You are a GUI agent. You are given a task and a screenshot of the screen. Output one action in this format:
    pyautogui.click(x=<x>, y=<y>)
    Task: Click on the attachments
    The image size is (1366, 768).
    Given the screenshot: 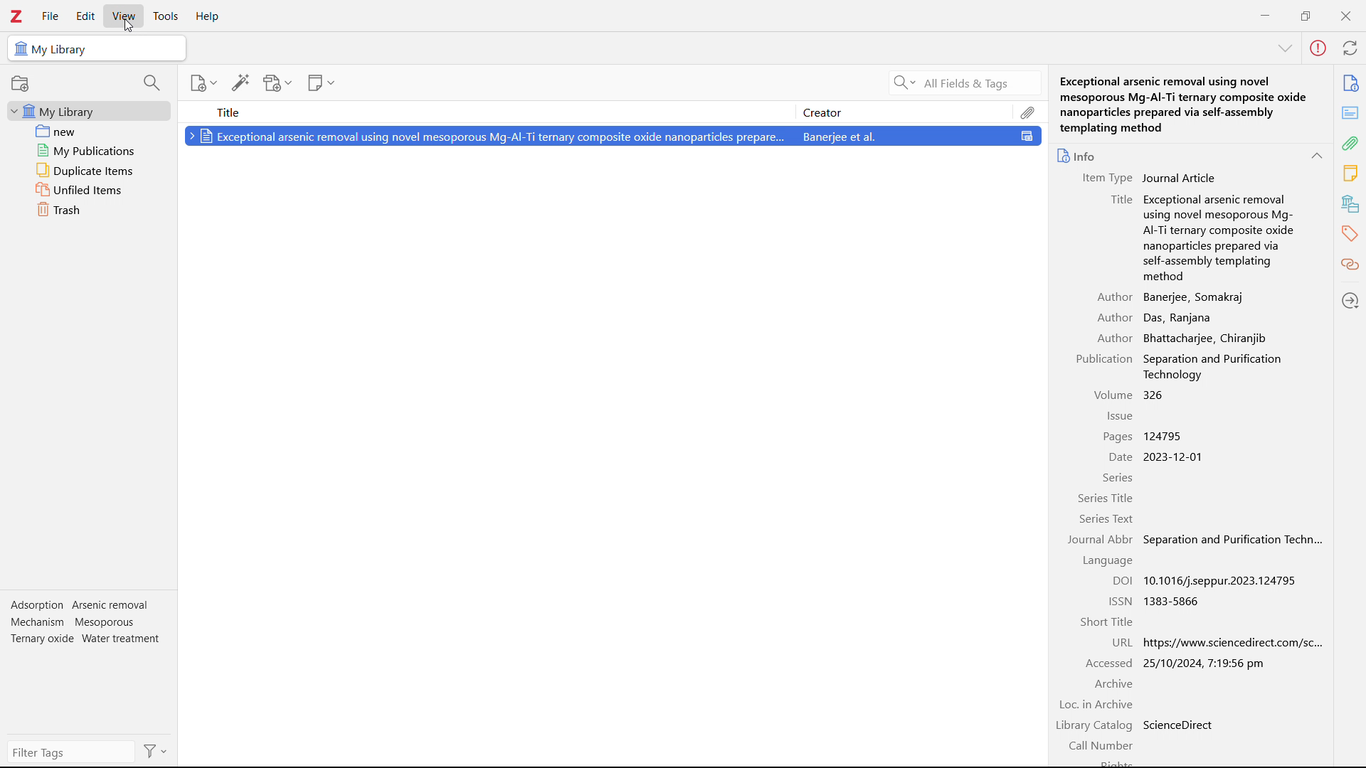 What is the action you would take?
    pyautogui.click(x=1029, y=111)
    